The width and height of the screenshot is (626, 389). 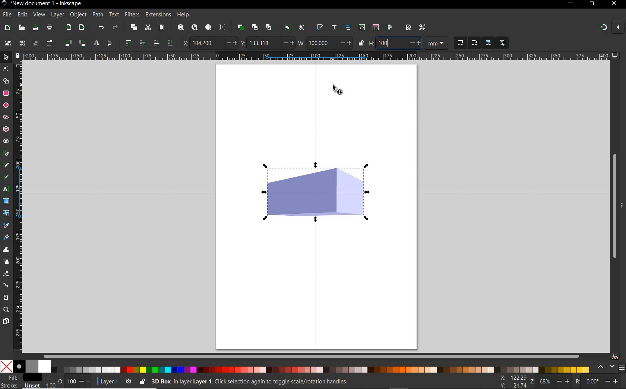 What do you see at coordinates (7, 261) in the screenshot?
I see `spray tool` at bounding box center [7, 261].